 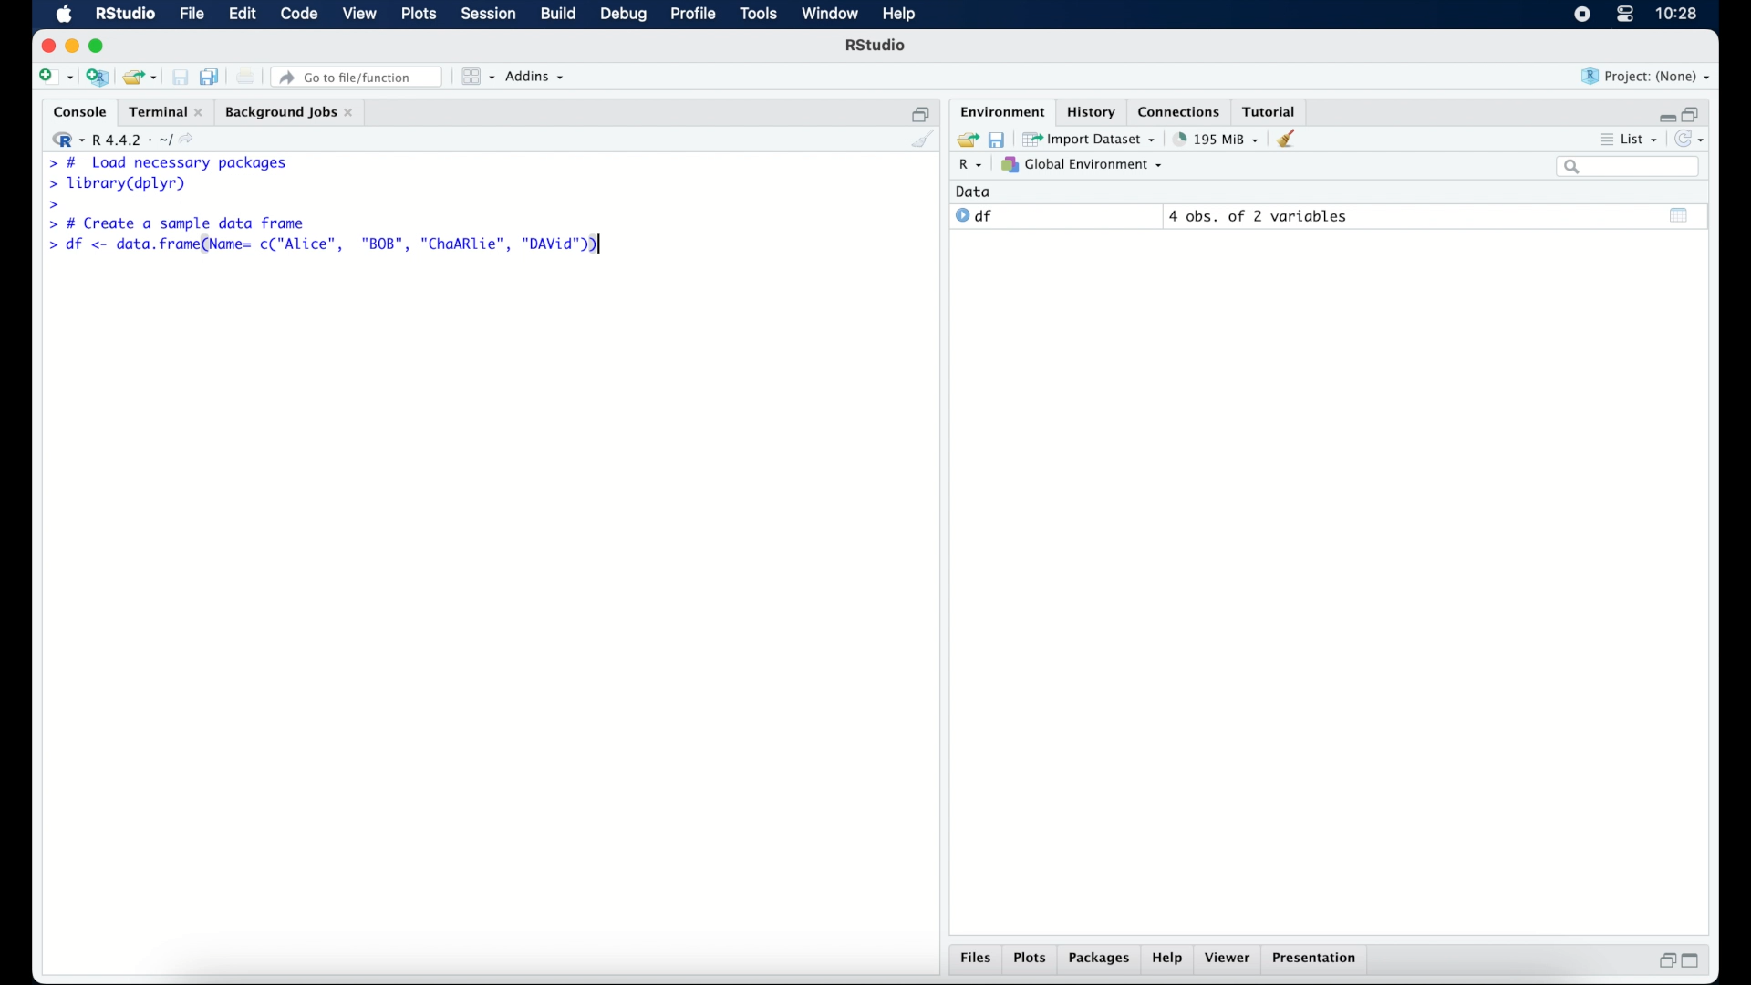 I want to click on 10.27, so click(x=1676, y=14).